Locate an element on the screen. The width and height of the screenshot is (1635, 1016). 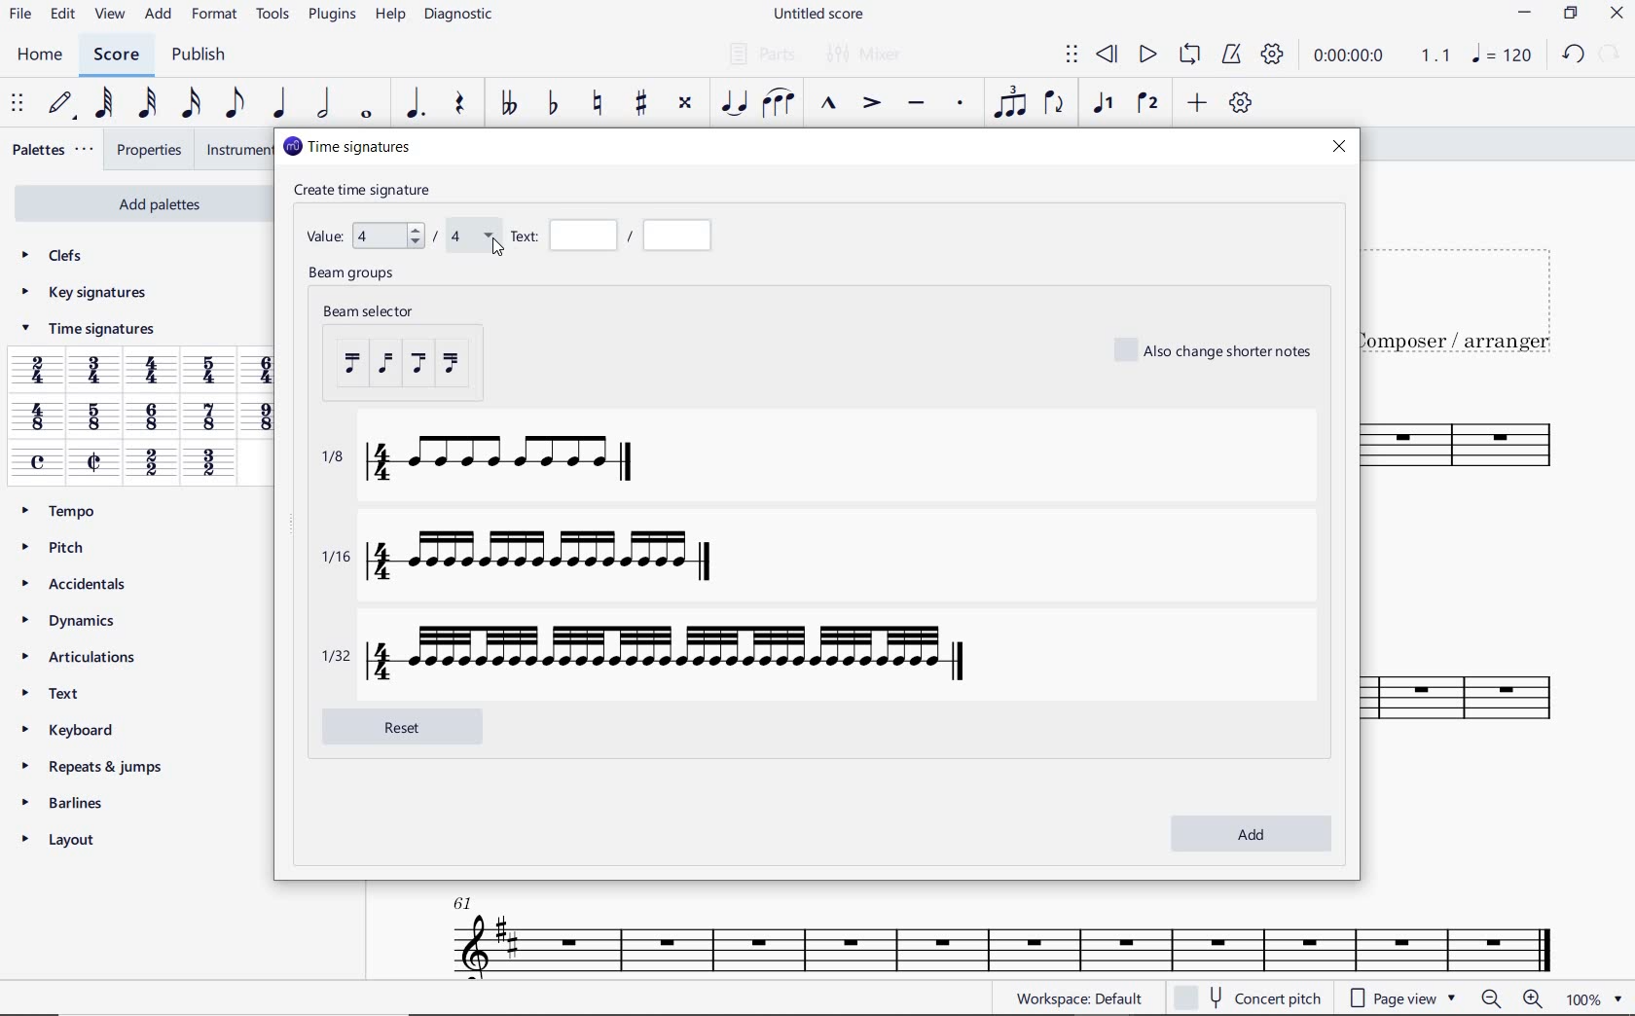
FILE NAME is located at coordinates (820, 17).